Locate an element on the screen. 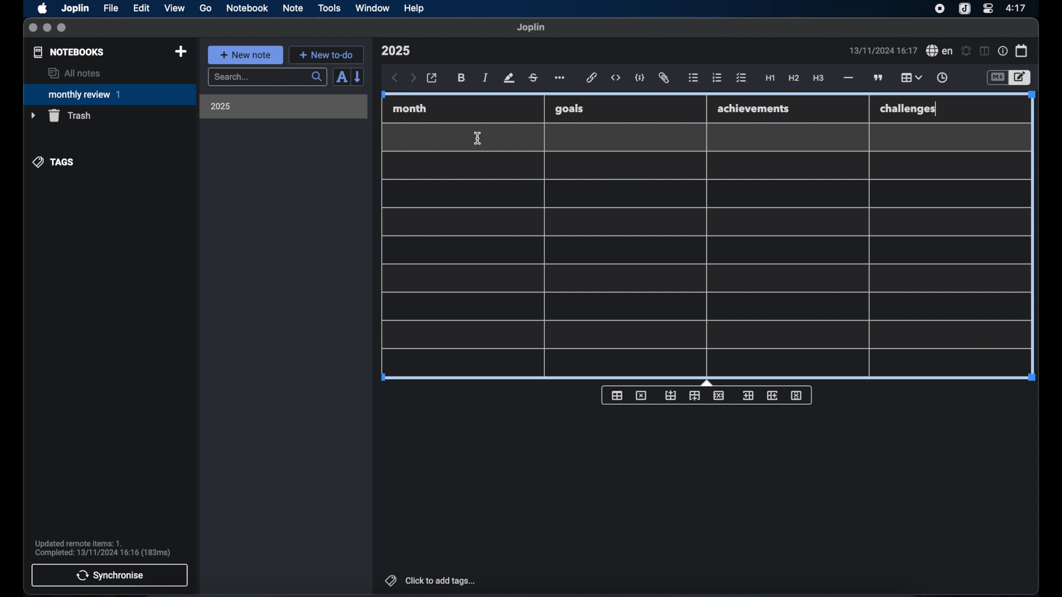  bulleted list is located at coordinates (693, 78).